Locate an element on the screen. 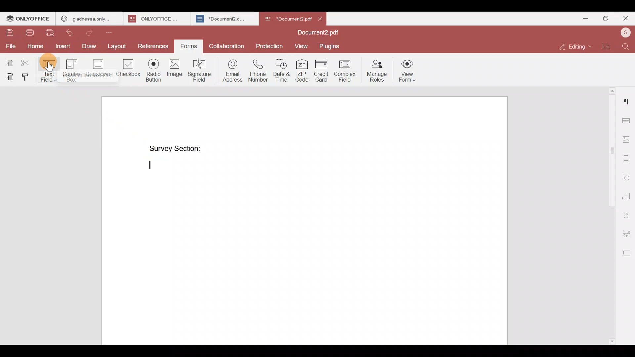 The image size is (635, 357). Radio is located at coordinates (153, 69).